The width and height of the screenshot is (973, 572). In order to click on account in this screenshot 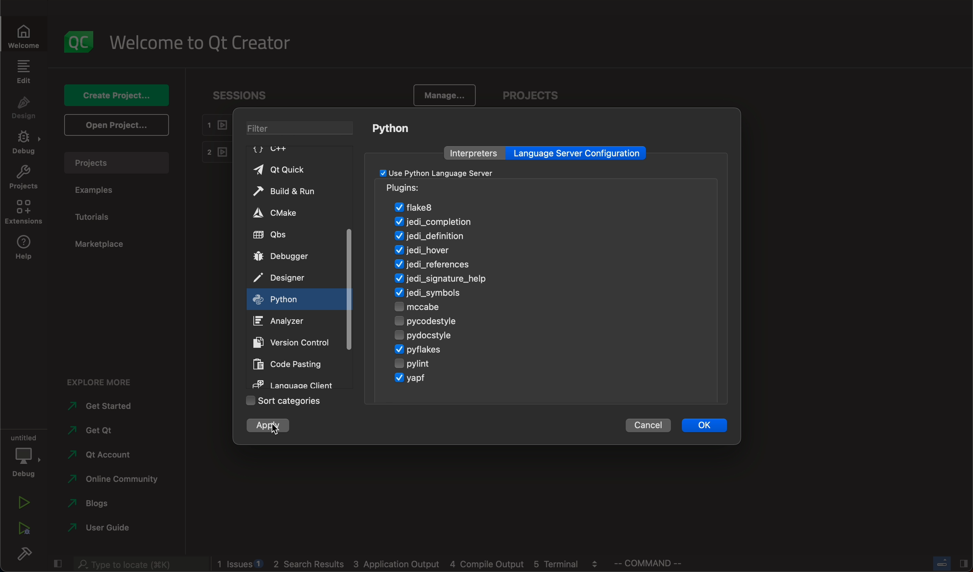, I will do `click(103, 455)`.